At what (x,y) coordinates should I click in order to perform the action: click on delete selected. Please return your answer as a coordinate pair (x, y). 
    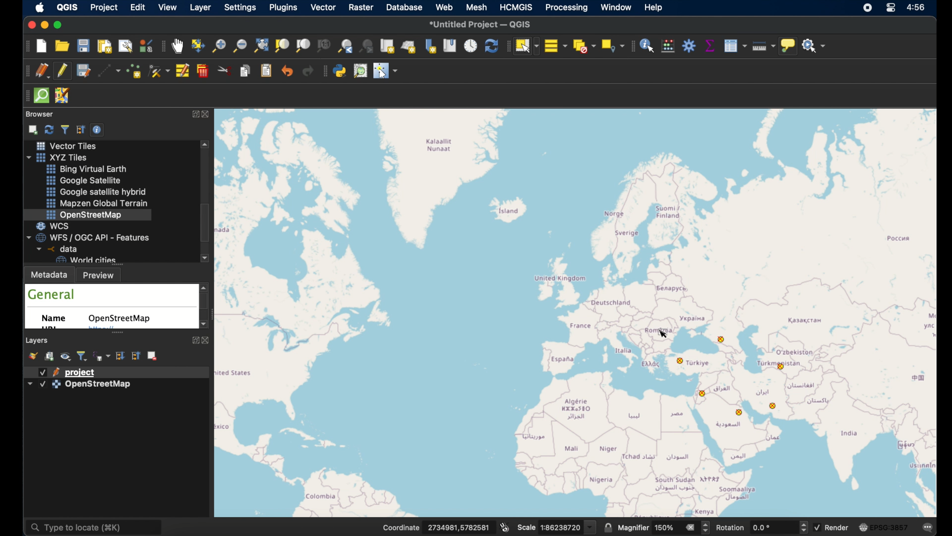
    Looking at the image, I should click on (204, 71).